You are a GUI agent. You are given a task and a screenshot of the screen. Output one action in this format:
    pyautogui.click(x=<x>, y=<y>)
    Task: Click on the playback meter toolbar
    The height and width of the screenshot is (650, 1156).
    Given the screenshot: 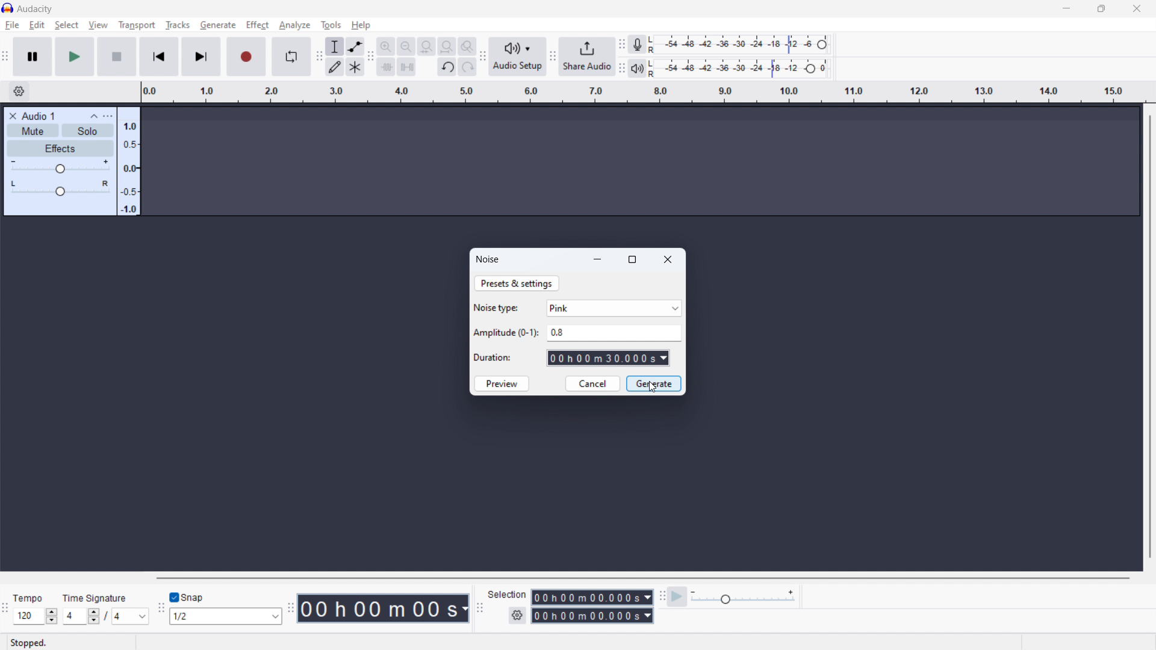 What is the action you would take?
    pyautogui.click(x=621, y=69)
    